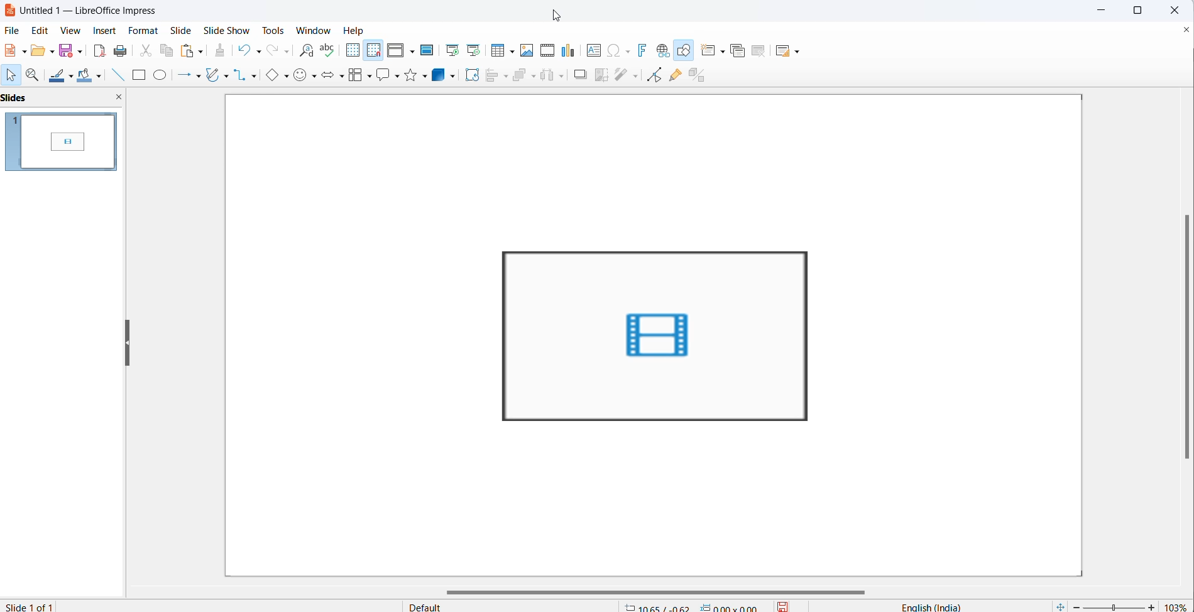 The width and height of the screenshot is (1194, 612). What do you see at coordinates (654, 590) in the screenshot?
I see `horizontal scroll bar` at bounding box center [654, 590].